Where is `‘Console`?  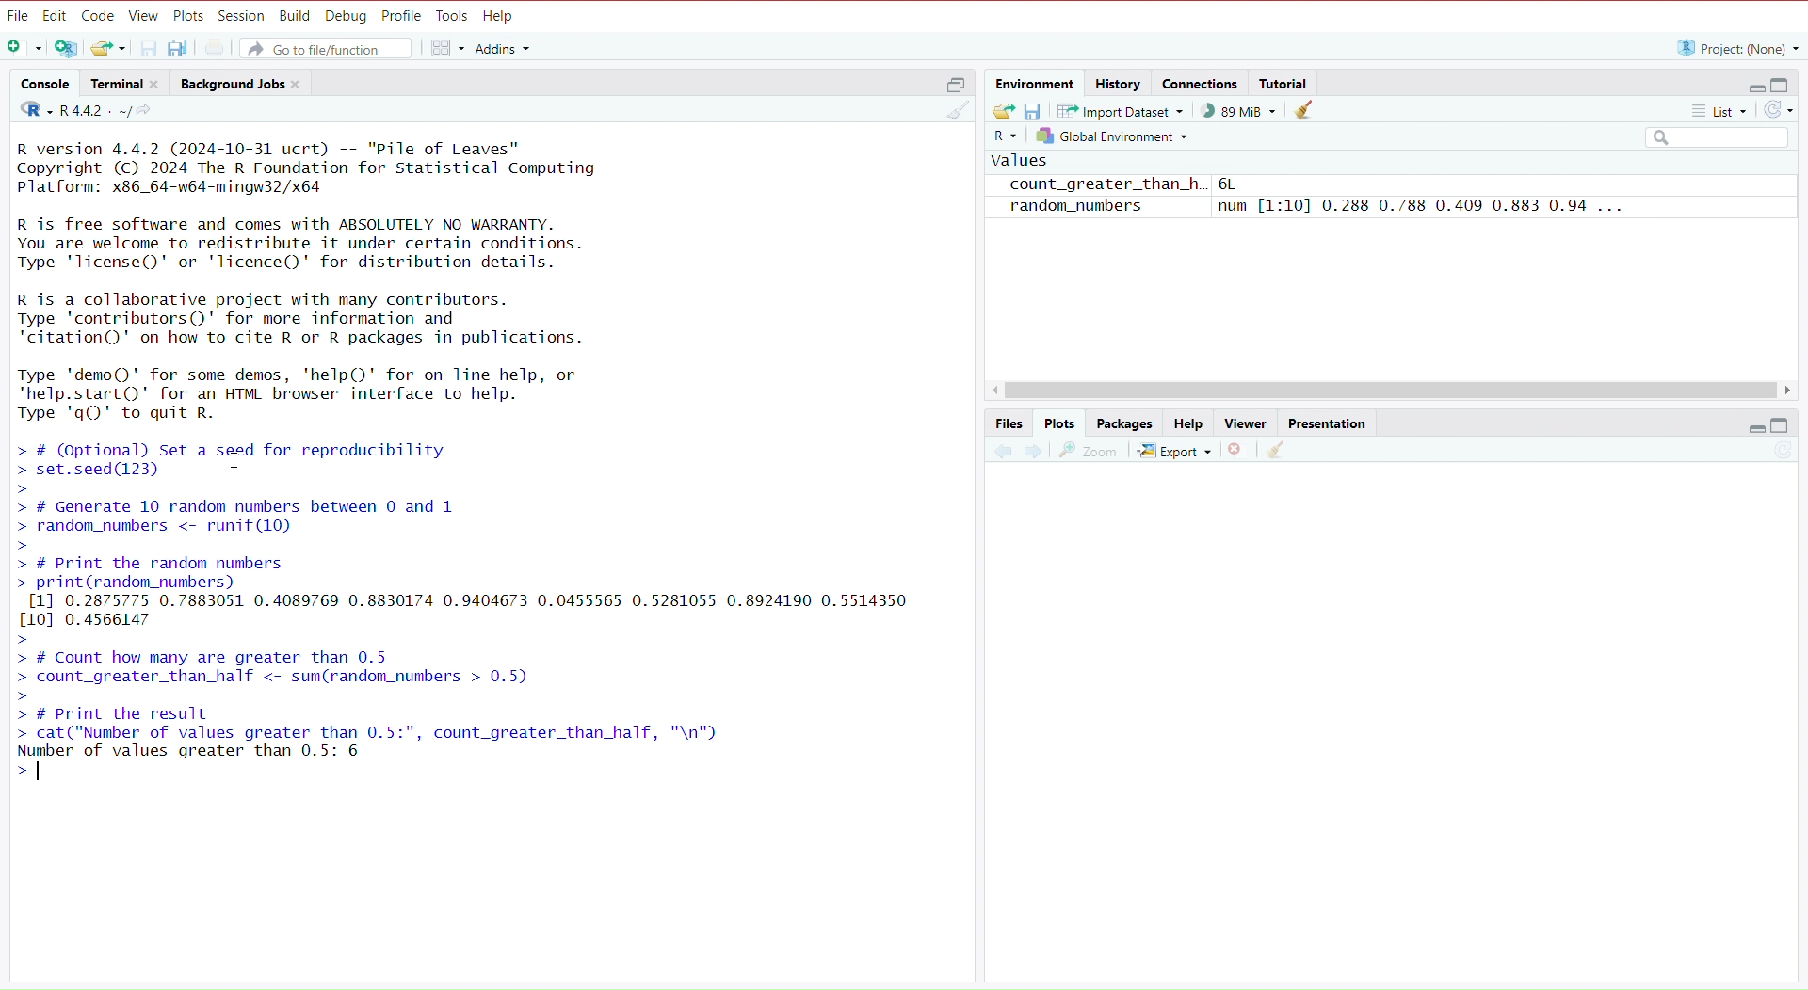 ‘Console is located at coordinates (43, 82).